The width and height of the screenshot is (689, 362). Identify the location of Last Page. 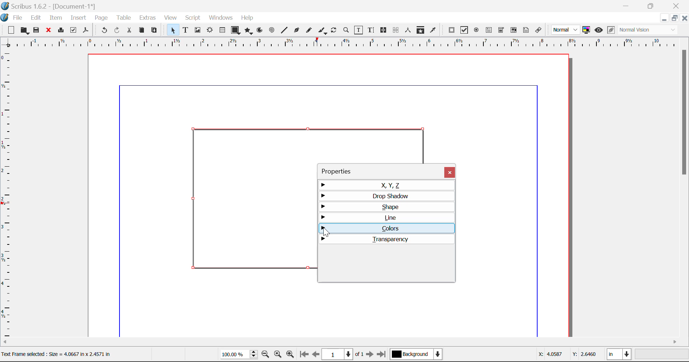
(383, 355).